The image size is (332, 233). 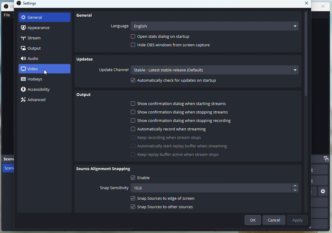 I want to click on more channels, so click(x=295, y=71).